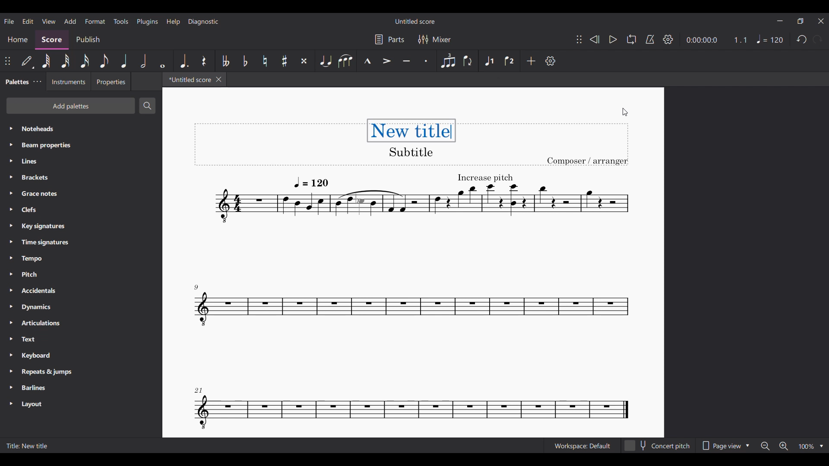 The width and height of the screenshot is (829, 466). I want to click on 16th note, so click(85, 61).